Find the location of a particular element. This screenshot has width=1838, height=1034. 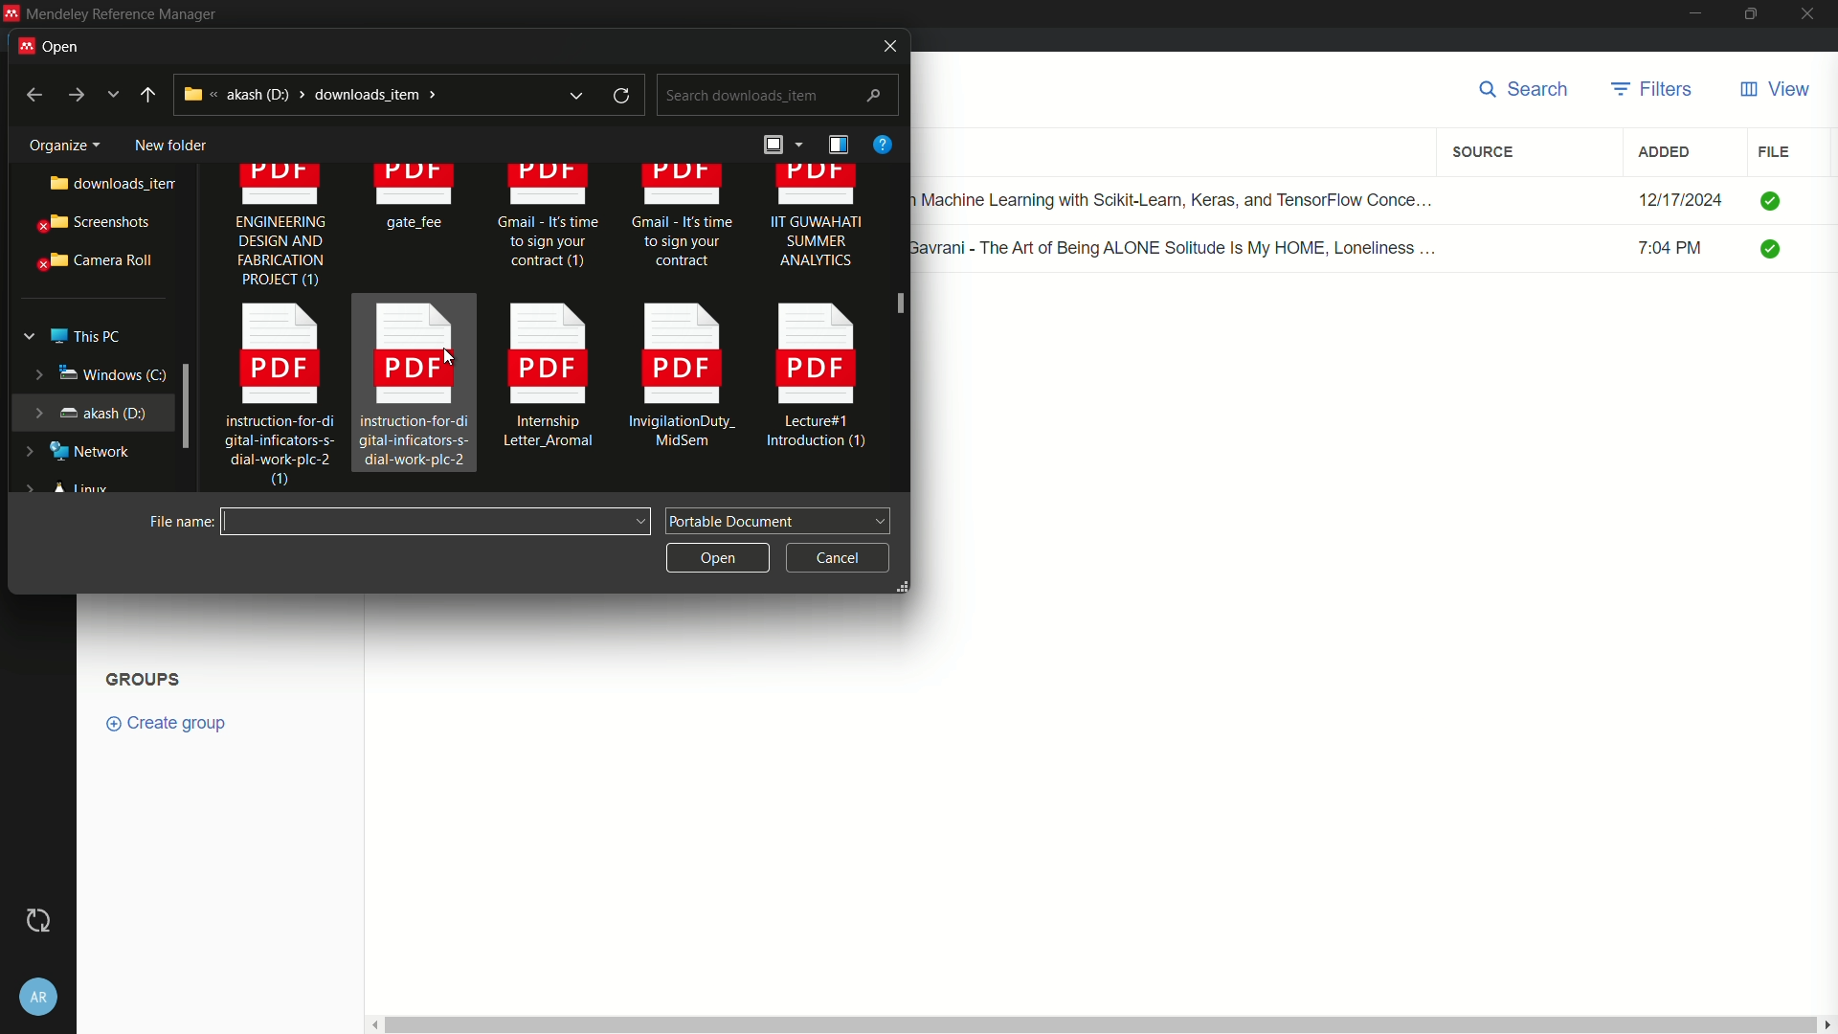

scroll left is located at coordinates (371, 1024).